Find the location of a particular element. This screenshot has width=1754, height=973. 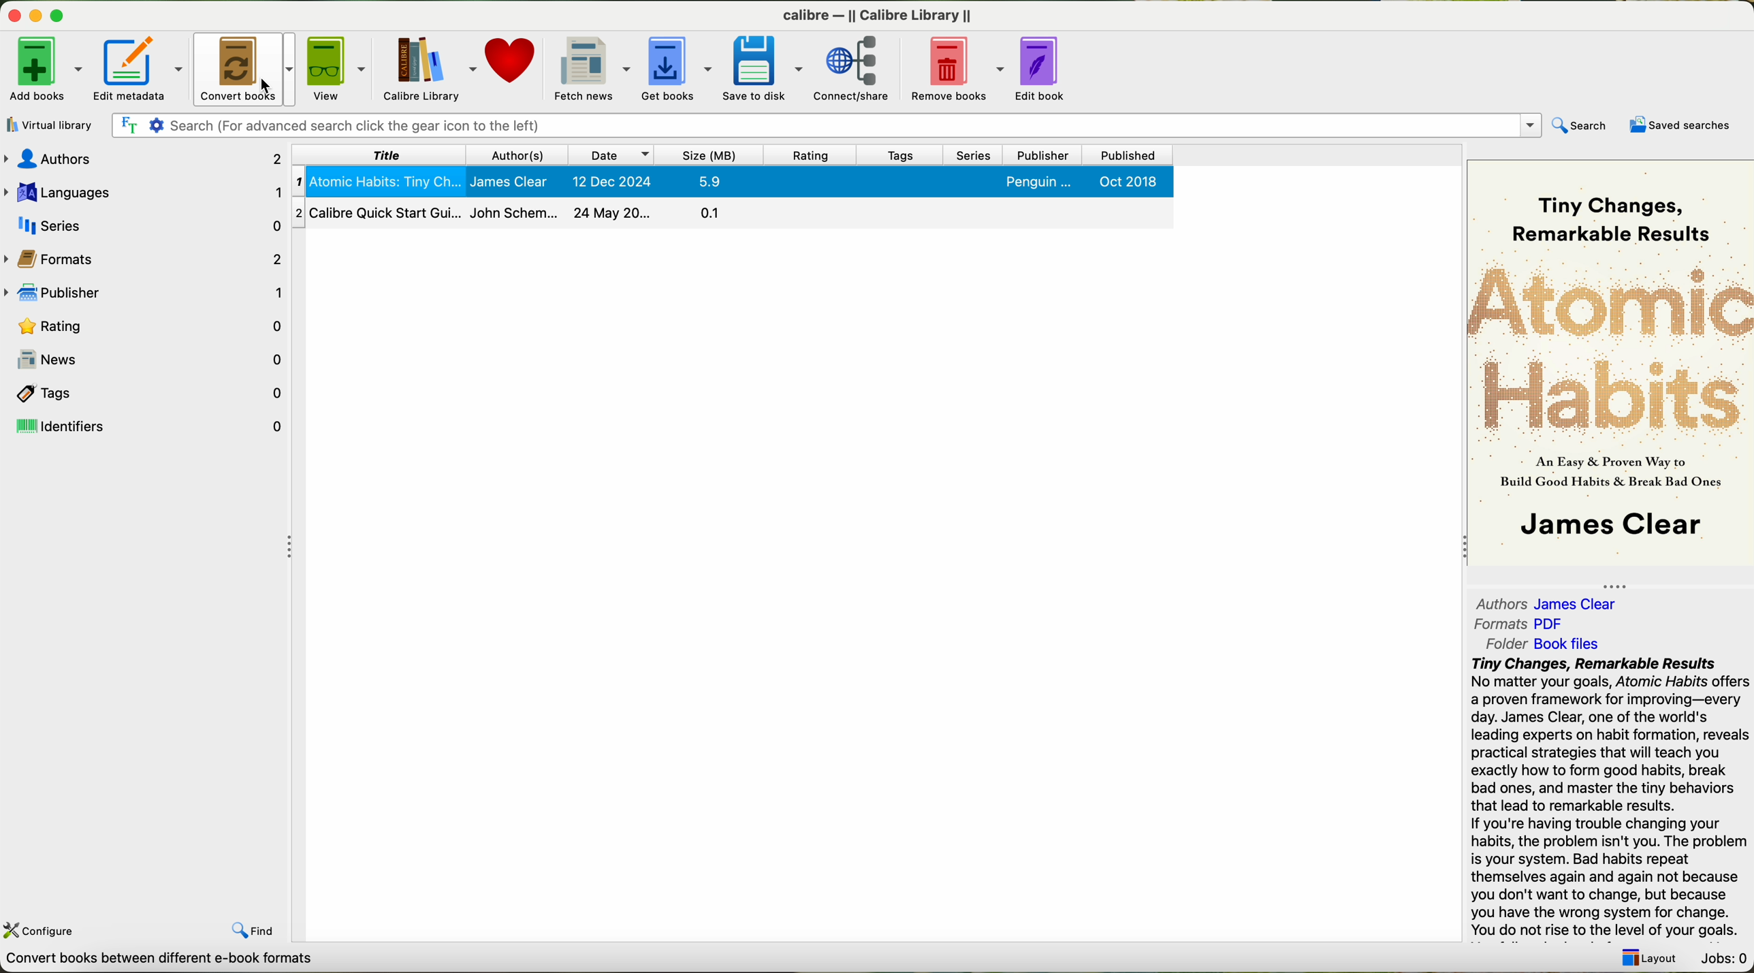

add books is located at coordinates (45, 69).